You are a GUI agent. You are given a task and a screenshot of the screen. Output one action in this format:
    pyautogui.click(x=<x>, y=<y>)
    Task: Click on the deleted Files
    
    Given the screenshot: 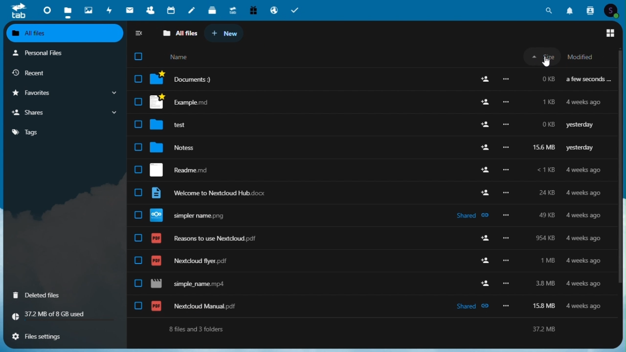 What is the action you would take?
    pyautogui.click(x=58, y=296)
    